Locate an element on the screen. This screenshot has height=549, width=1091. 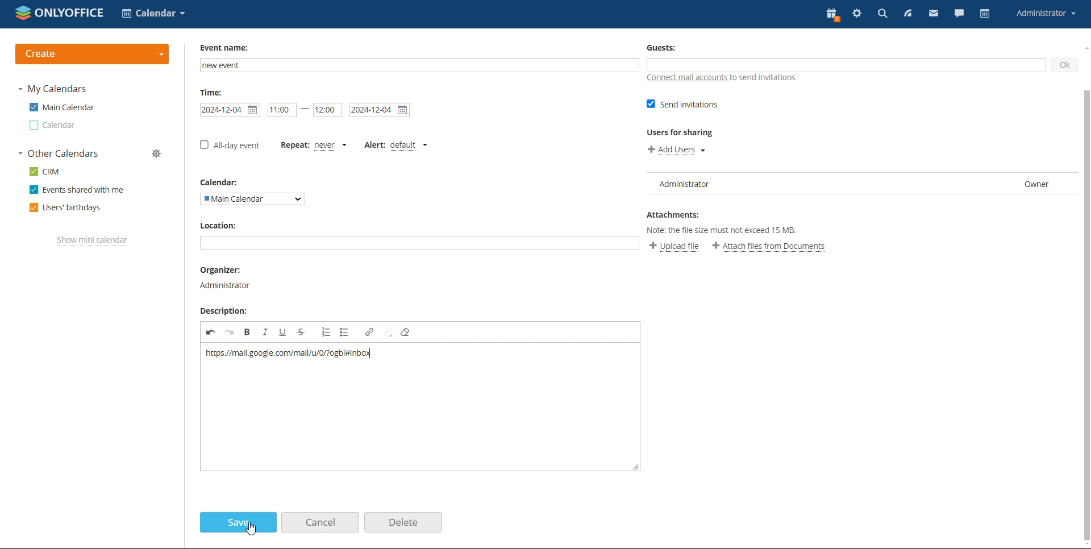
to send invitations is located at coordinates (768, 79).